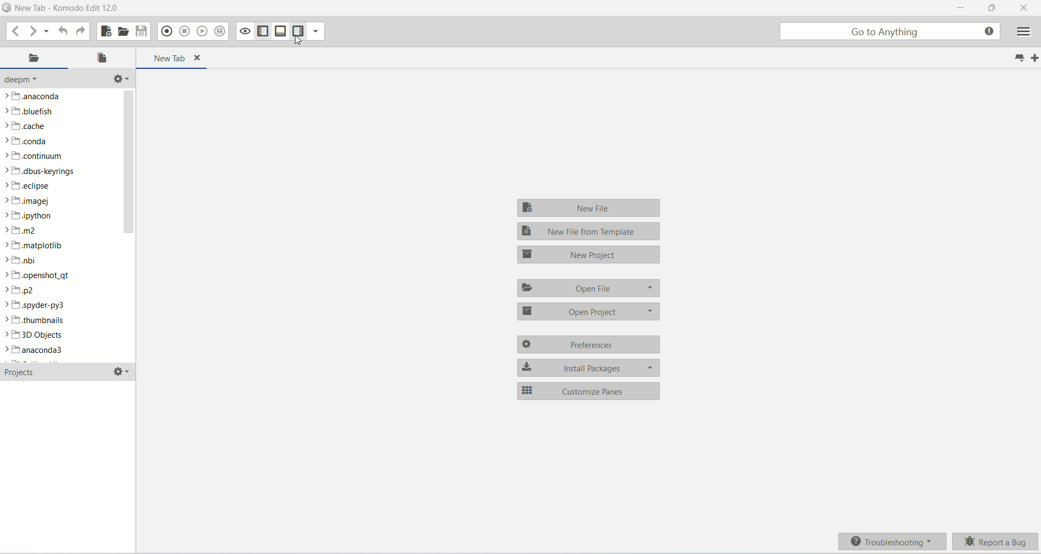 The width and height of the screenshot is (1041, 554). What do you see at coordinates (104, 31) in the screenshot?
I see `new file` at bounding box center [104, 31].